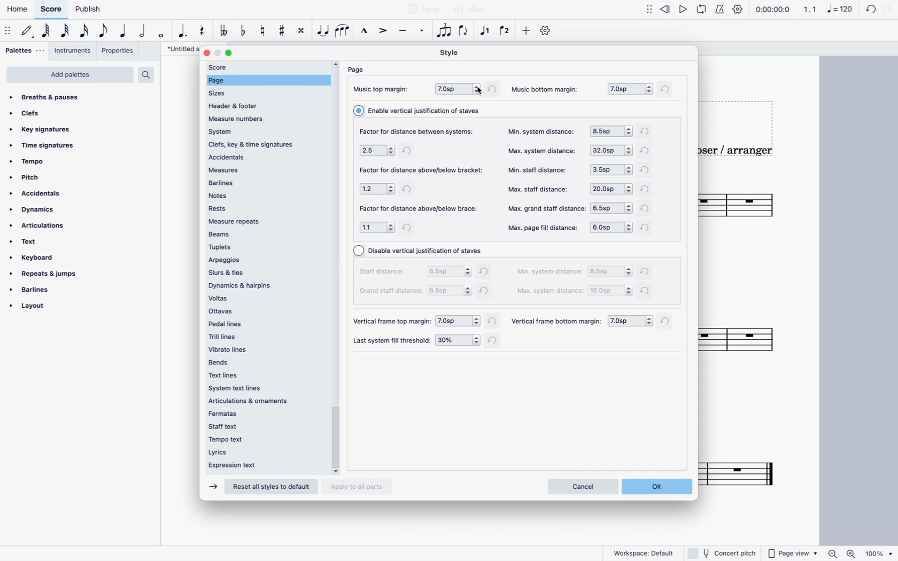 The height and width of the screenshot is (561, 898). Describe the element at coordinates (264, 182) in the screenshot. I see `barlines` at that location.